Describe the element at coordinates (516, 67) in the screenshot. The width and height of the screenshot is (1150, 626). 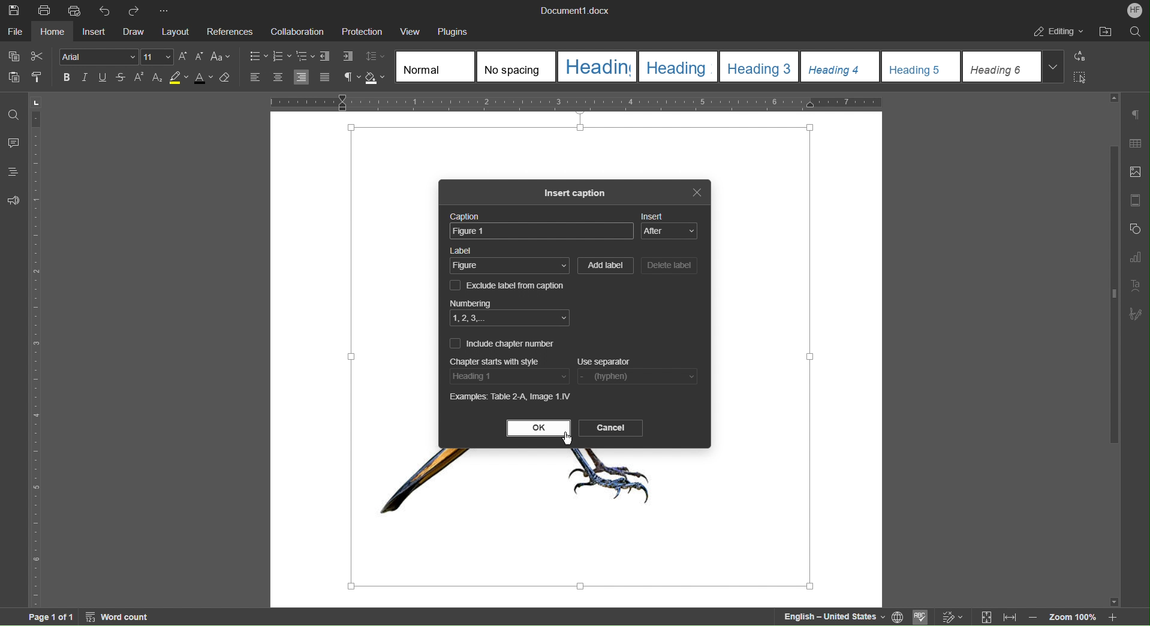
I see `No spacing ` at that location.